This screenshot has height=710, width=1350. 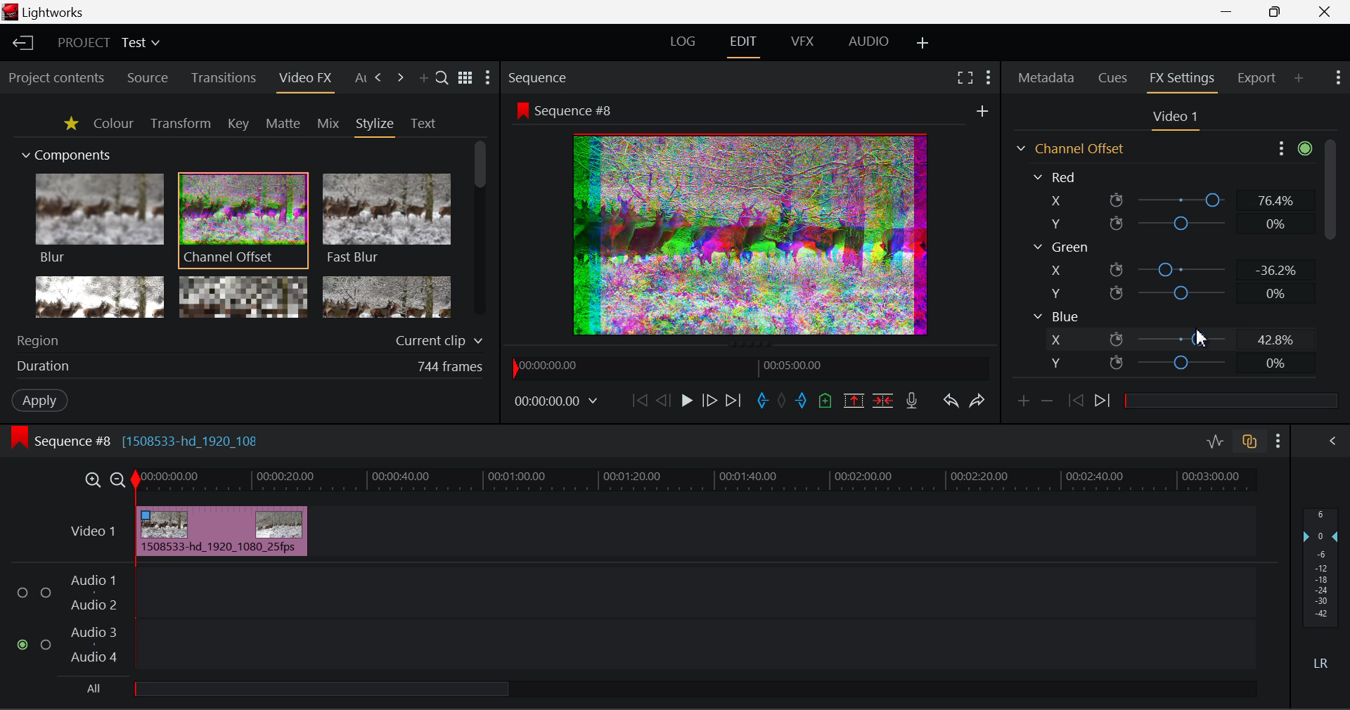 I want to click on Frame Duration, so click(x=250, y=368).